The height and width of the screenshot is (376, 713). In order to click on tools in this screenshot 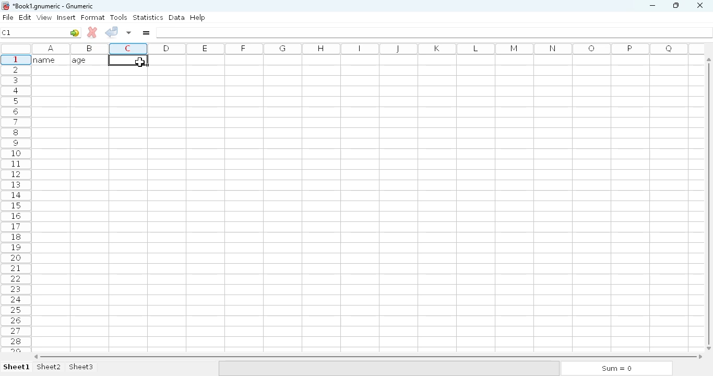, I will do `click(118, 17)`.